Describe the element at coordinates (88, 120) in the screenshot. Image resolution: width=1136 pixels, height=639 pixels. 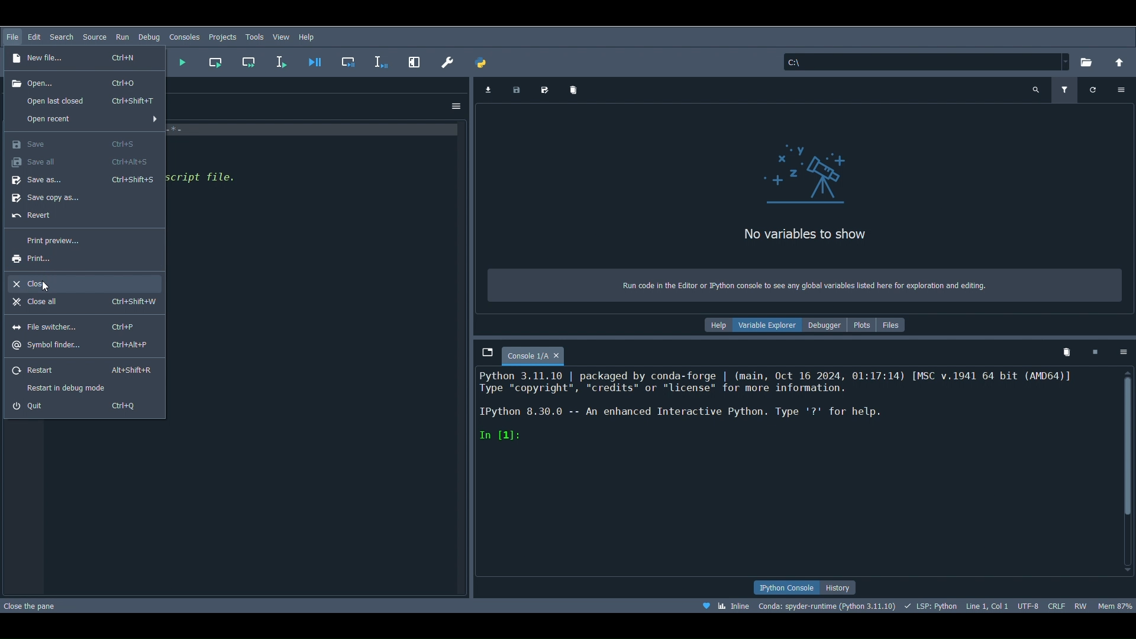
I see `Open recent` at that location.